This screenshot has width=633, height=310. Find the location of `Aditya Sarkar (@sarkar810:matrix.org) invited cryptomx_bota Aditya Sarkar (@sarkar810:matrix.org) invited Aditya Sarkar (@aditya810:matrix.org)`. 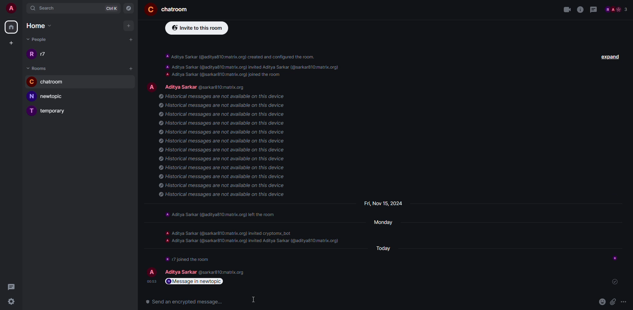

Aditya Sarkar (@sarkar810:matrix.org) invited cryptomx_bota Aditya Sarkar (@sarkar810:matrix.org) invited Aditya Sarkar (@aditya810:matrix.org) is located at coordinates (207, 270).